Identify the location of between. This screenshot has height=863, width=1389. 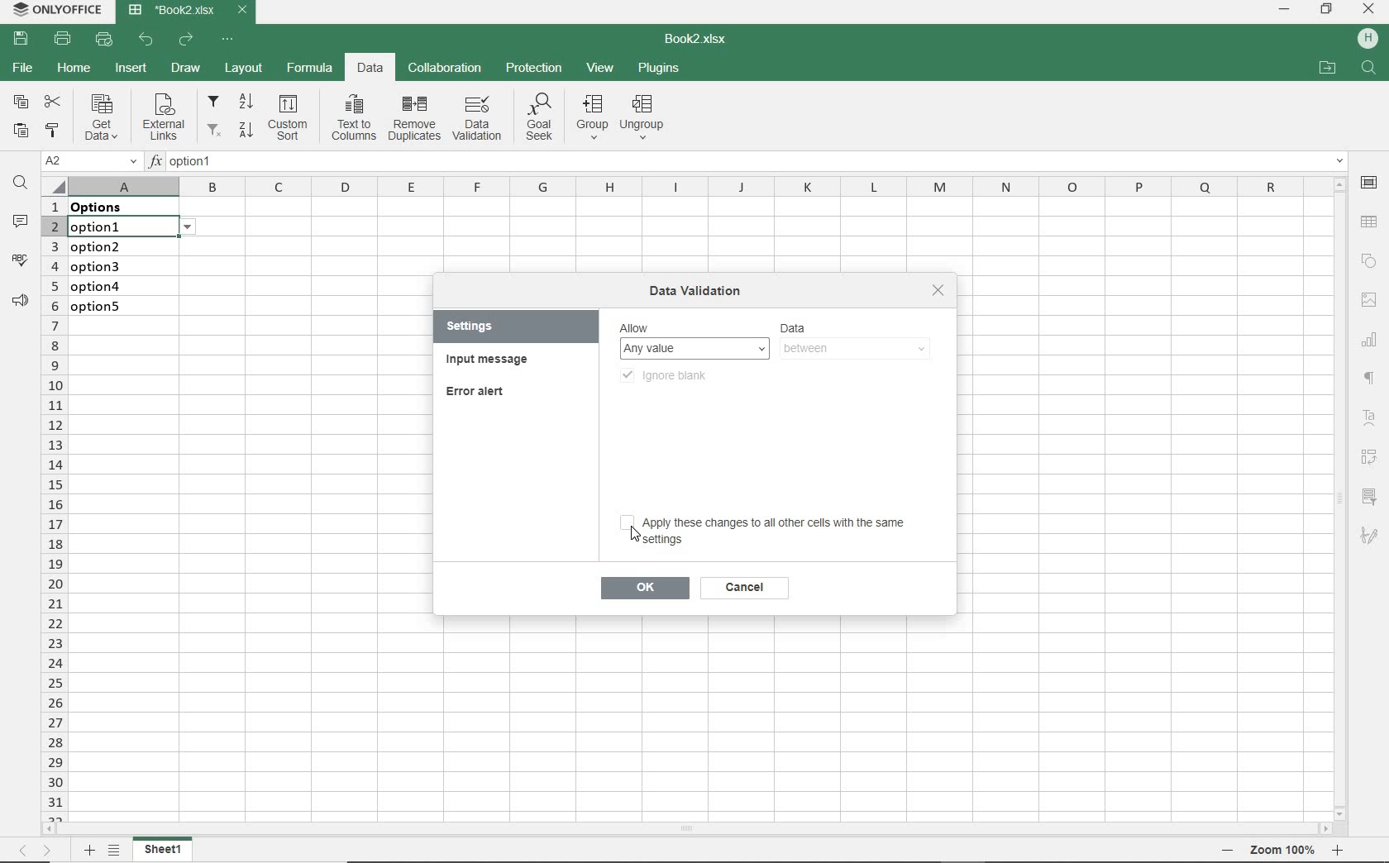
(852, 349).